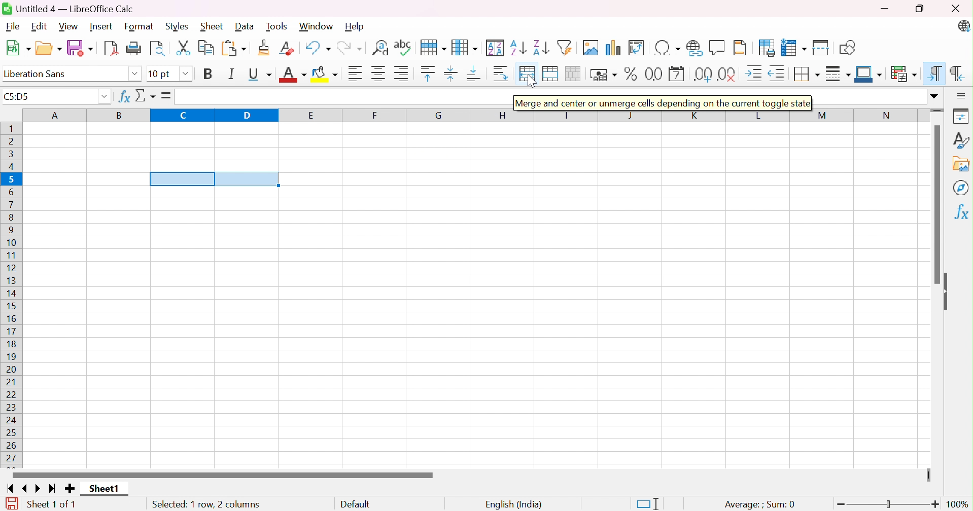  I want to click on Insert Special Characters, so click(666, 48).